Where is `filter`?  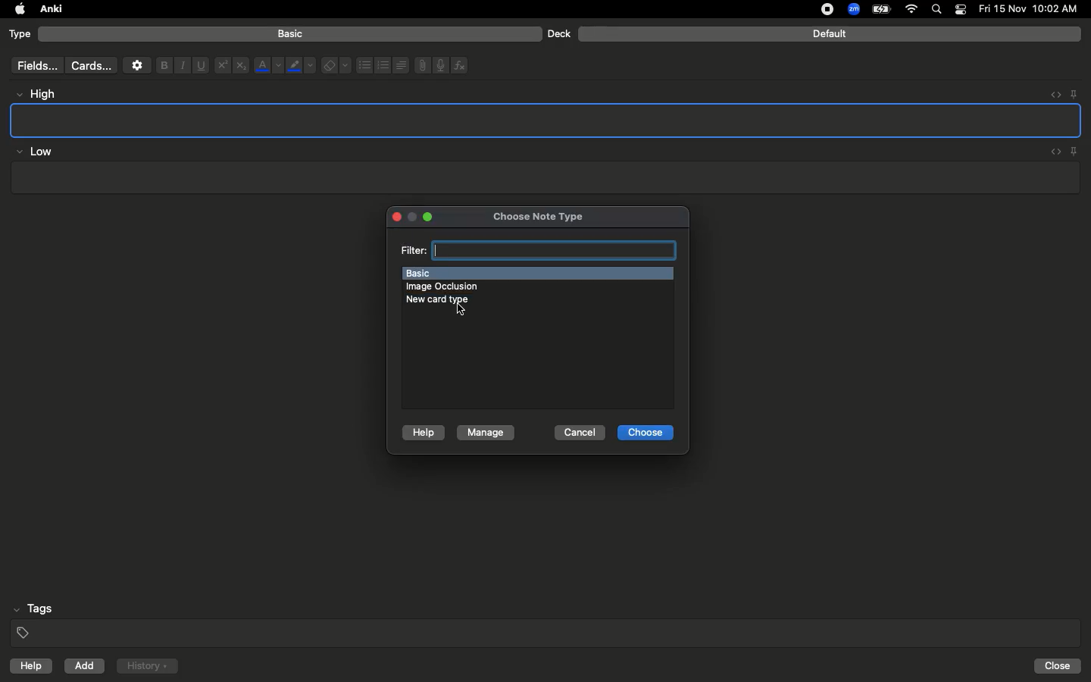 filter is located at coordinates (537, 249).